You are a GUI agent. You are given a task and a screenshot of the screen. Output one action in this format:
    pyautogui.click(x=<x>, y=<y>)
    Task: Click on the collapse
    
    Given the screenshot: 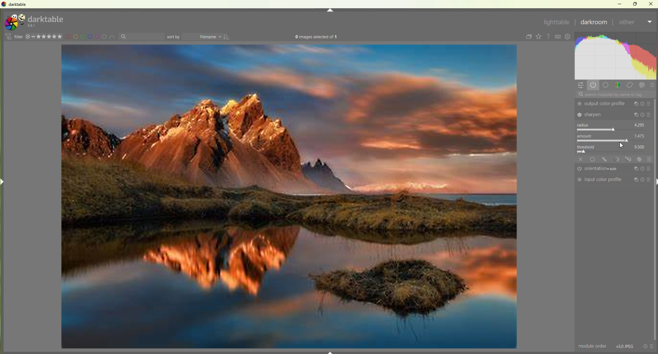 What is the action you would take?
    pyautogui.click(x=527, y=37)
    